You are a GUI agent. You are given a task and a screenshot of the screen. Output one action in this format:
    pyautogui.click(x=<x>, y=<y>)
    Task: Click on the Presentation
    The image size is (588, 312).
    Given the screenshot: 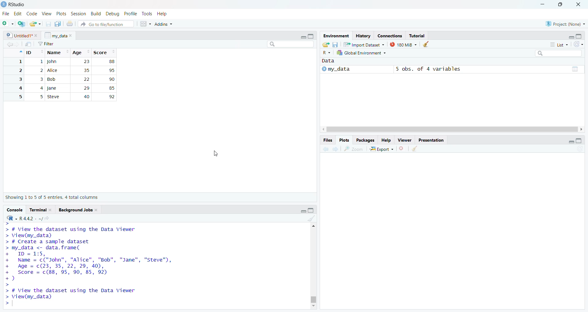 What is the action you would take?
    pyautogui.click(x=431, y=139)
    